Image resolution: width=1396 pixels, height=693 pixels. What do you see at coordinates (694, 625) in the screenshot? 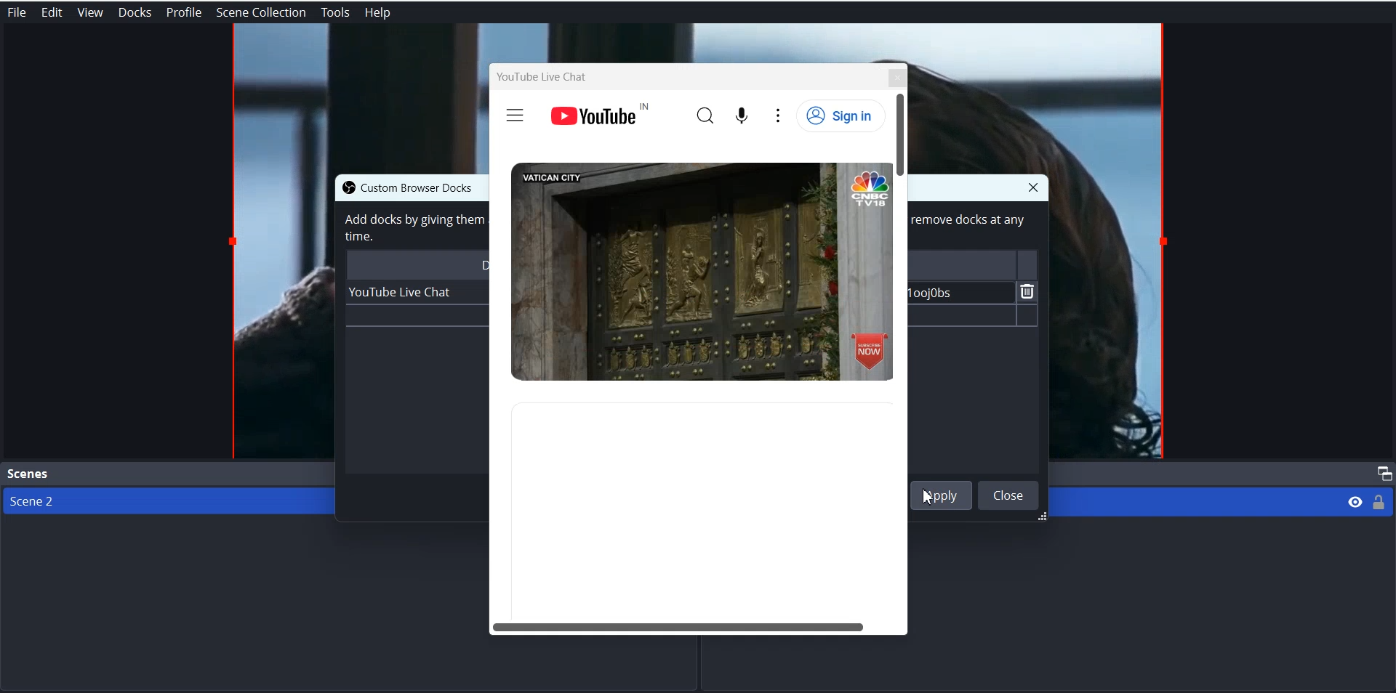
I see `Horizontal Scroll bar` at bounding box center [694, 625].